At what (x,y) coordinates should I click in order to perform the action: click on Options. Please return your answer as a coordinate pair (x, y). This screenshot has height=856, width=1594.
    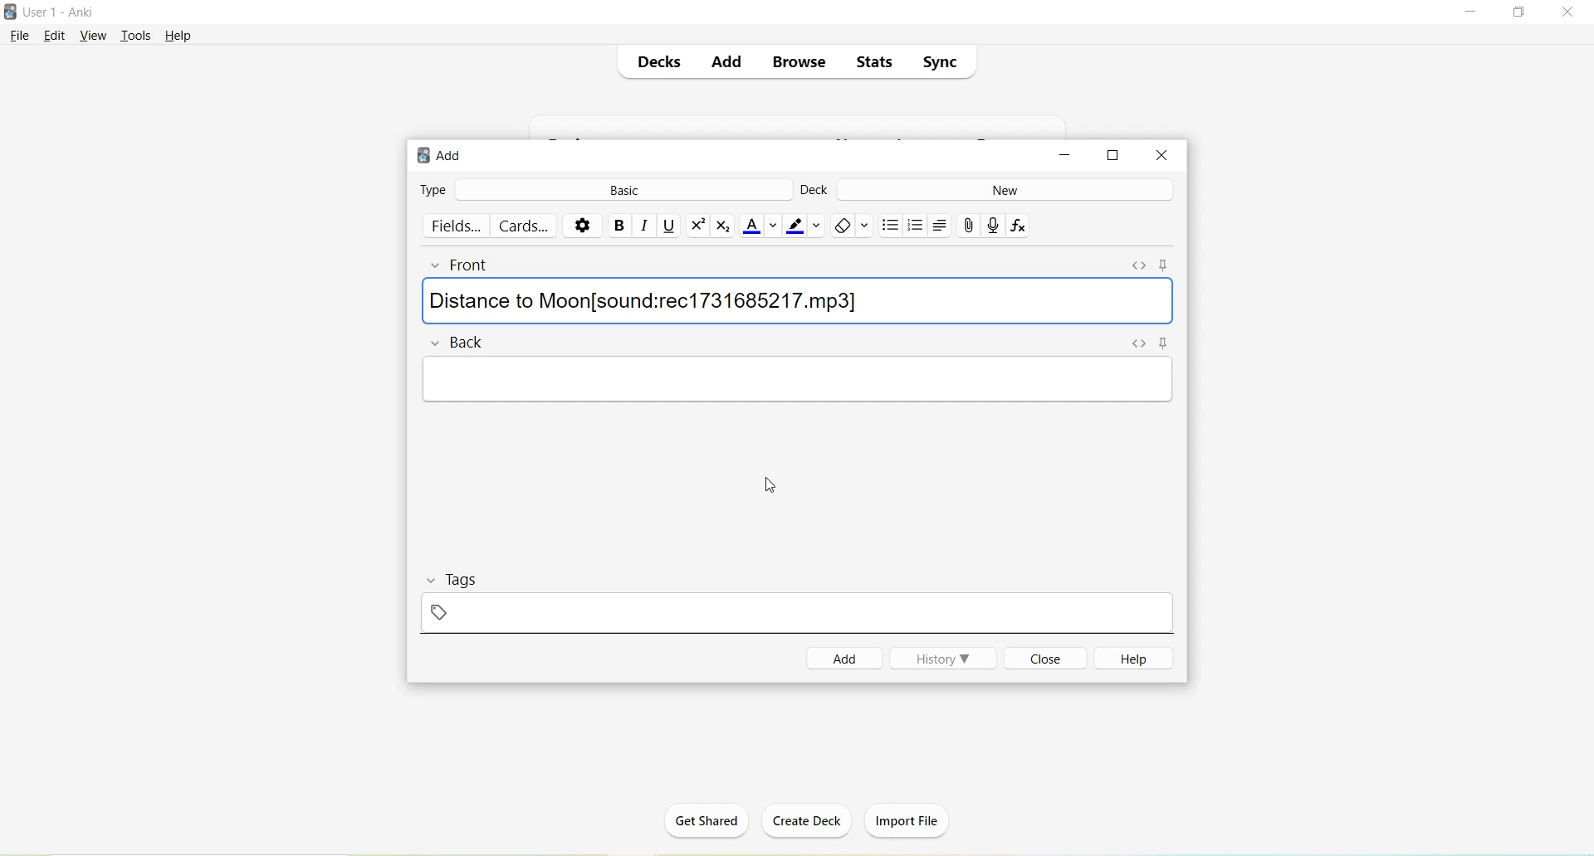
    Looking at the image, I should click on (581, 226).